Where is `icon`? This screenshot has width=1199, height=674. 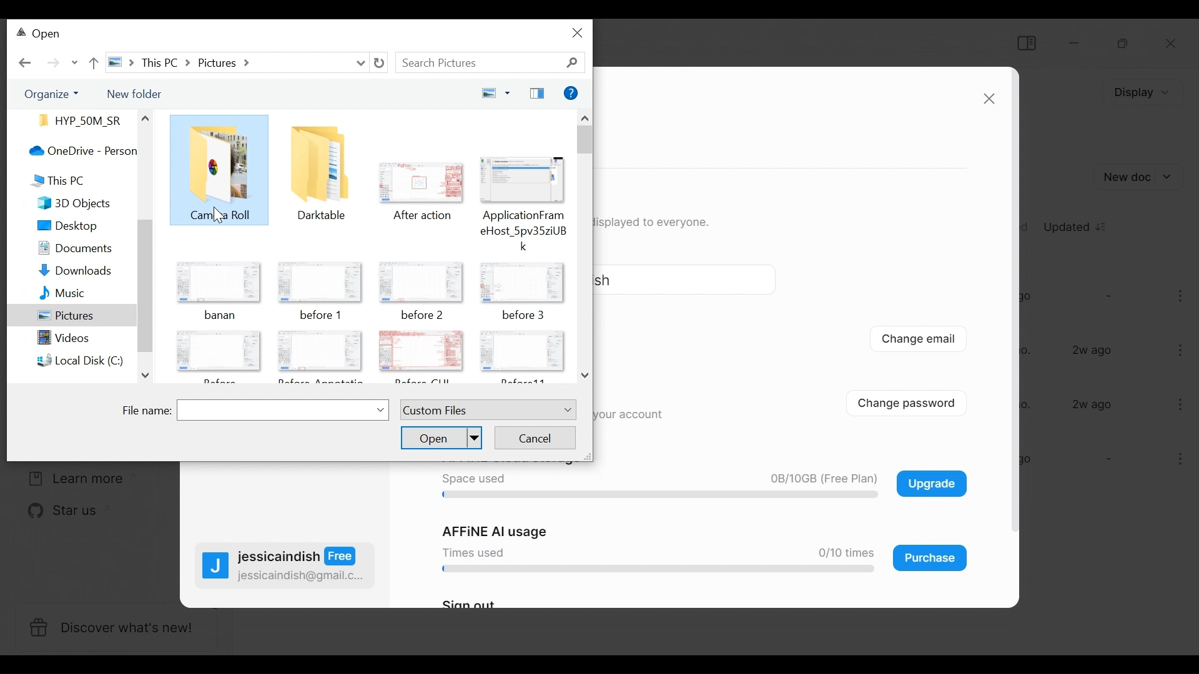 icon is located at coordinates (523, 180).